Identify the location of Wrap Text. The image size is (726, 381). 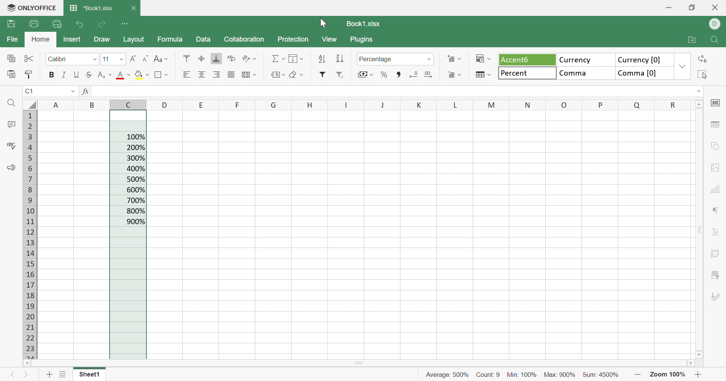
(233, 60).